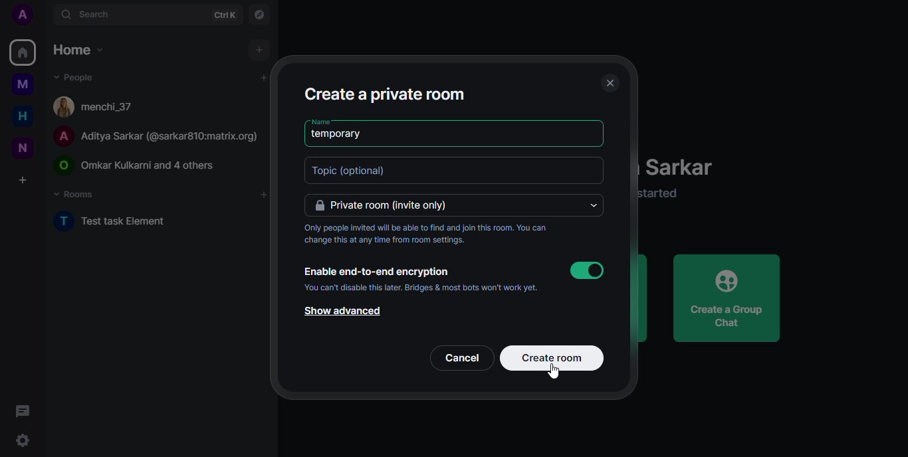 This screenshot has height=457, width=908. I want to click on 6] menchi_37, so click(94, 107).